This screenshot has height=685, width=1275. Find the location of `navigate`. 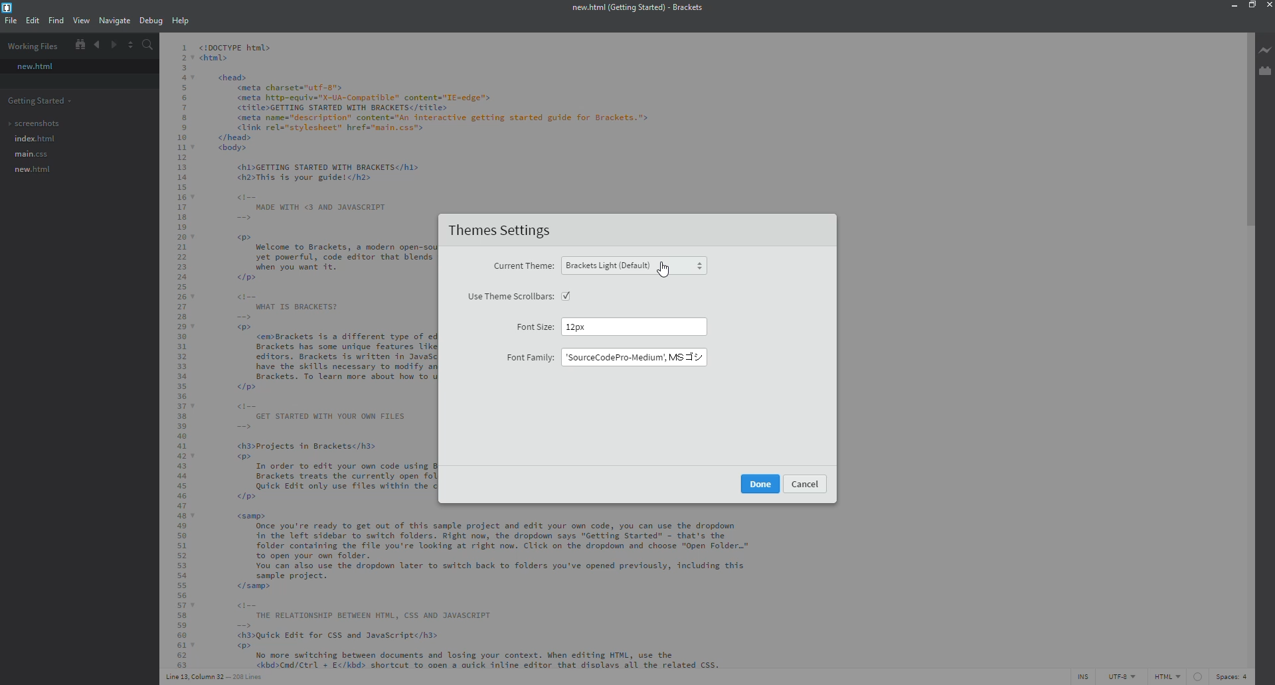

navigate is located at coordinates (114, 20).